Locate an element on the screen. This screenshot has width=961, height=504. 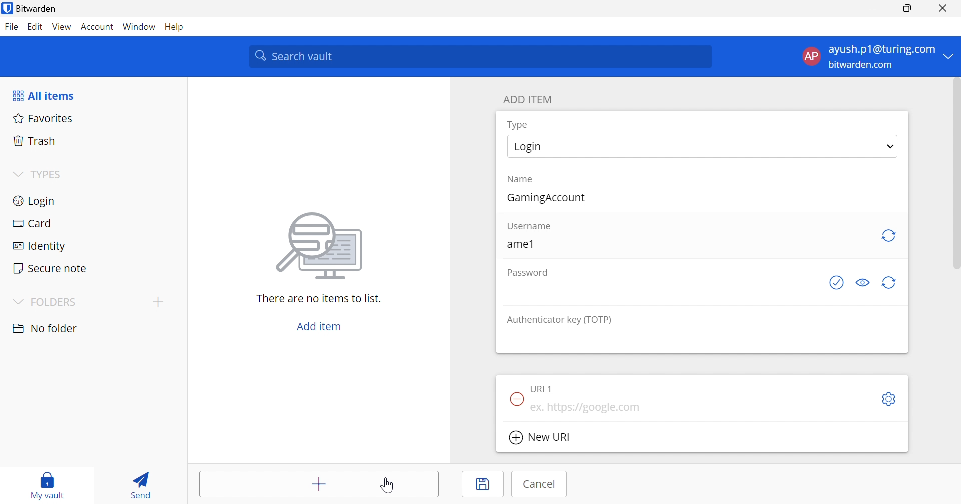
Bitwarden is located at coordinates (29, 8).